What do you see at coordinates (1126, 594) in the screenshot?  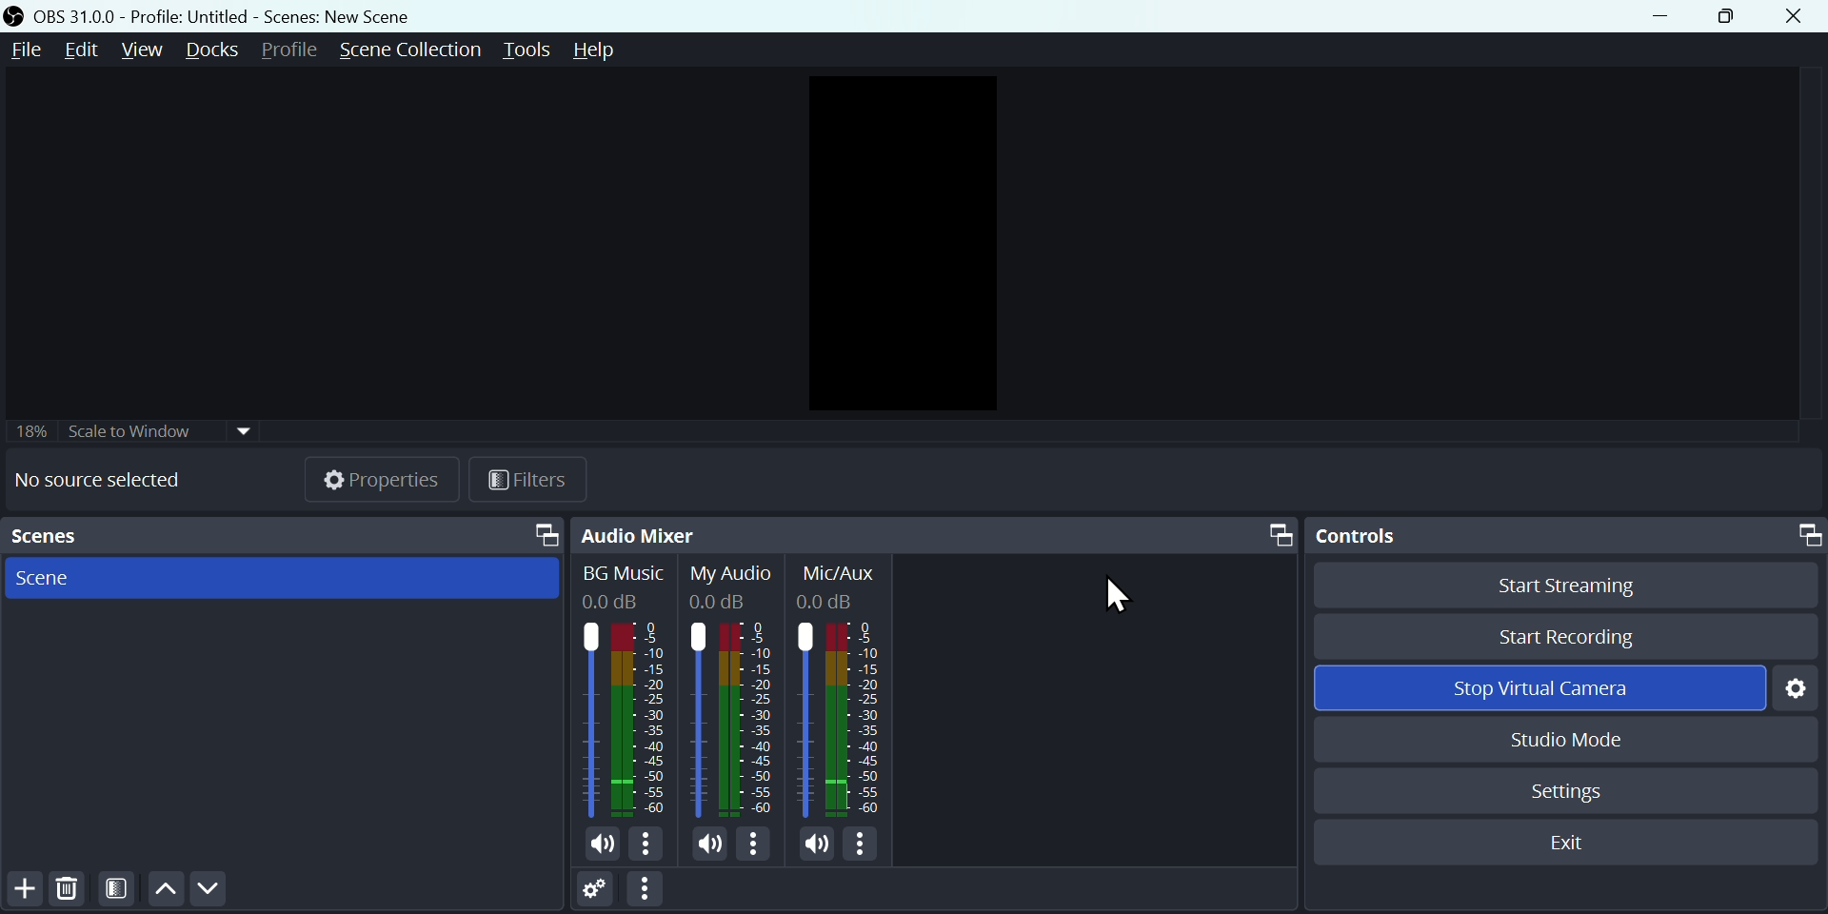 I see `Cursor` at bounding box center [1126, 594].